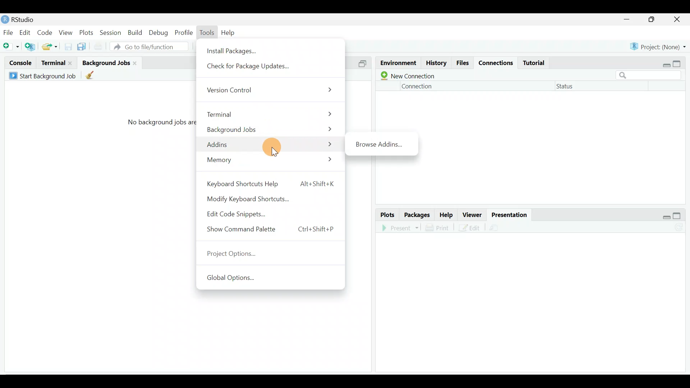 This screenshot has height=388, width=690. I want to click on Tutorial, so click(535, 63).